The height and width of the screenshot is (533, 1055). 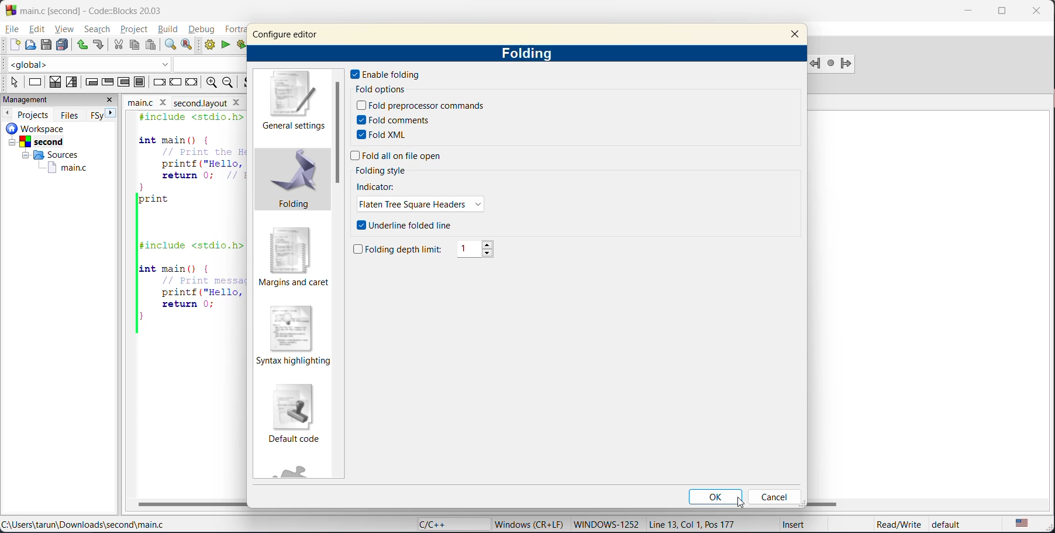 I want to click on folding, so click(x=295, y=183).